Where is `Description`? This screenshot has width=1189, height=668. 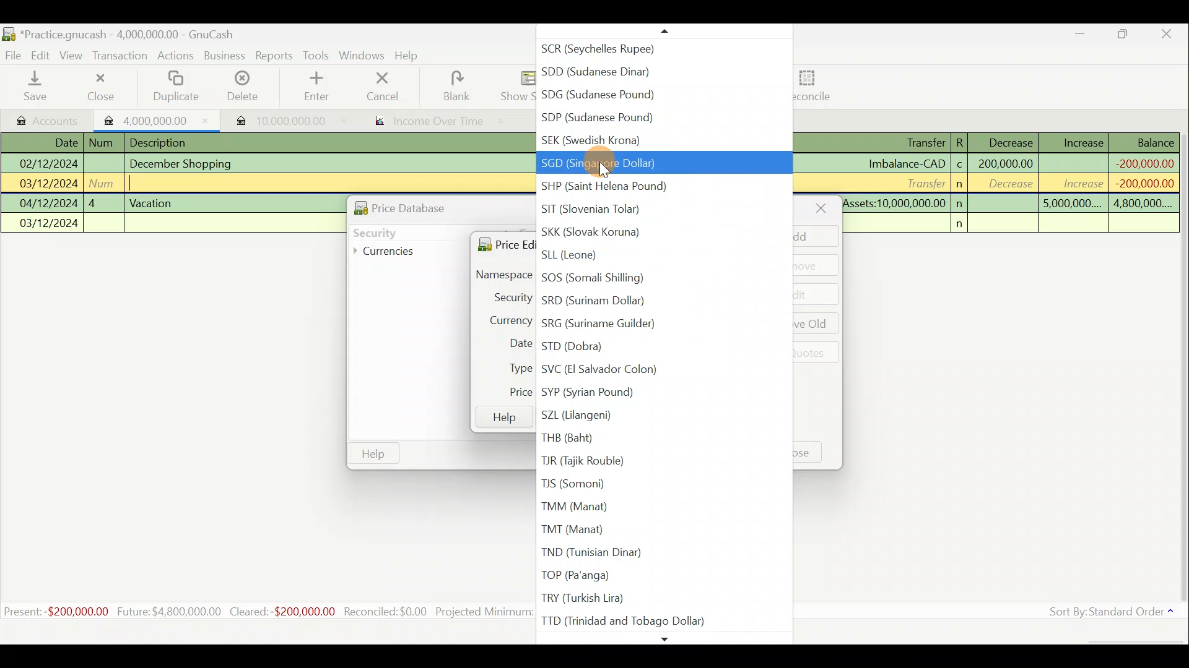 Description is located at coordinates (162, 141).